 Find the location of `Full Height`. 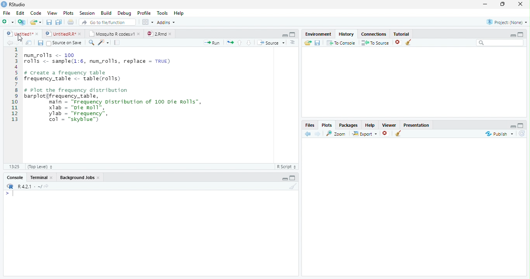

Full Height is located at coordinates (521, 34).